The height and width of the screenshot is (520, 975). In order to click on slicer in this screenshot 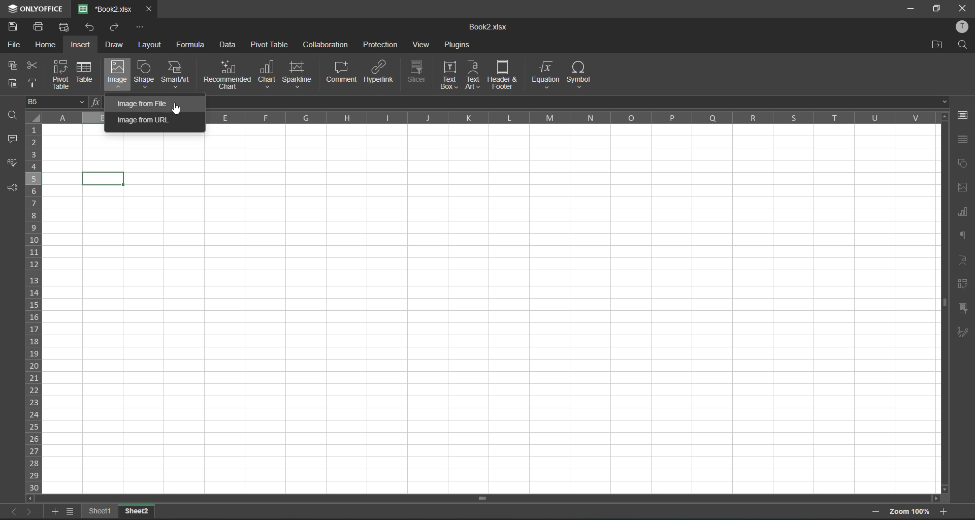, I will do `click(418, 70)`.